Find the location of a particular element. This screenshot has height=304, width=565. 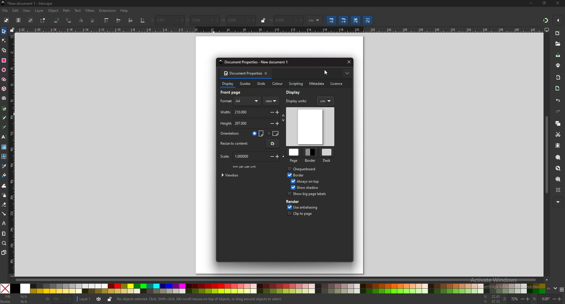

vertical coordinate is located at coordinates (194, 20).